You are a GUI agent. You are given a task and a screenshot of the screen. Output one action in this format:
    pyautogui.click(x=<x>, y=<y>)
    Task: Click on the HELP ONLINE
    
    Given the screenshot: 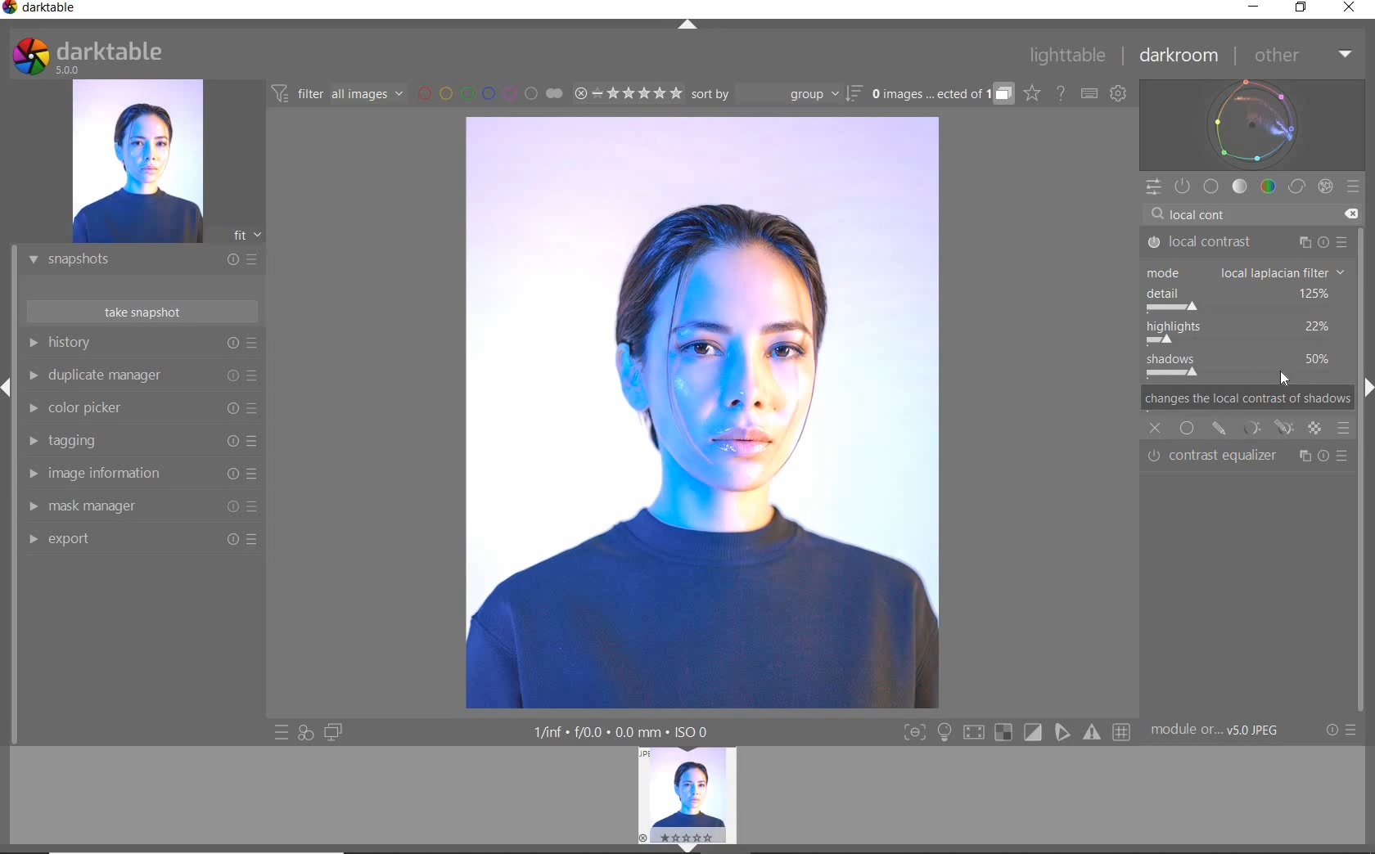 What is the action you would take?
    pyautogui.click(x=1061, y=92)
    